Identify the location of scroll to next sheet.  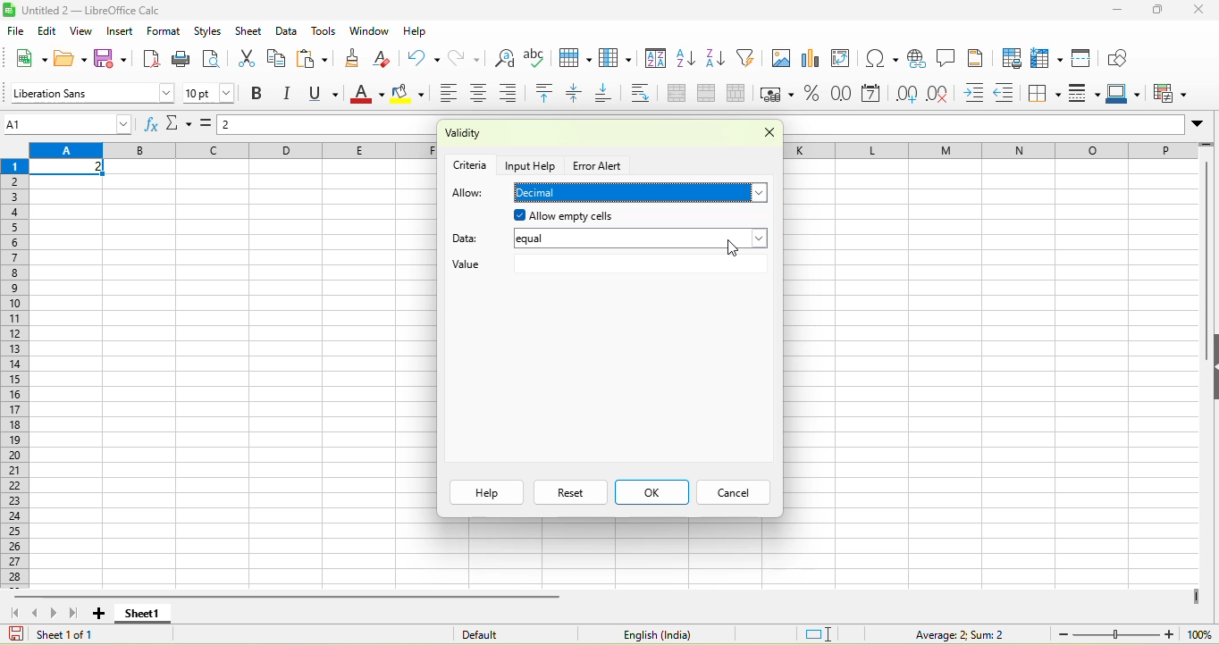
(56, 614).